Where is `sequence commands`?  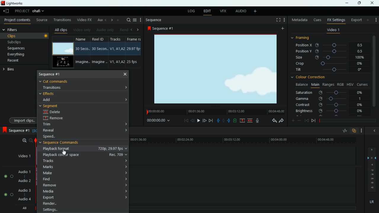 sequence commands is located at coordinates (67, 143).